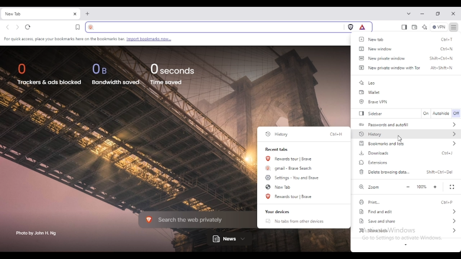  I want to click on 100%, so click(421, 187).